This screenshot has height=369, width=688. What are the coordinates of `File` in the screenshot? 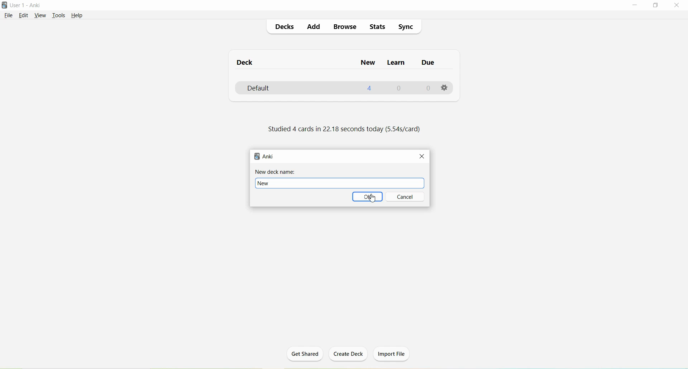 It's located at (8, 16).